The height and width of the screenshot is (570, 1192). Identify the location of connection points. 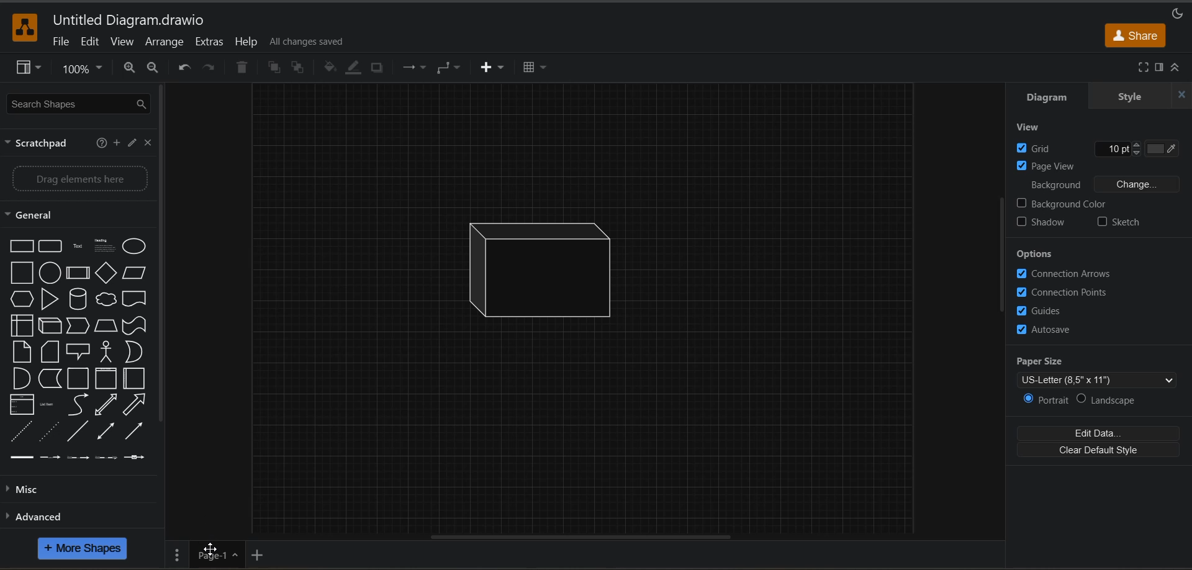
(1065, 291).